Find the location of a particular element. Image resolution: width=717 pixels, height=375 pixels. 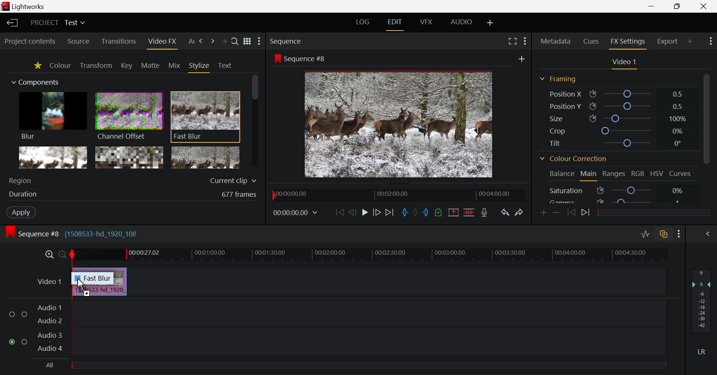

Project contents is located at coordinates (32, 42).